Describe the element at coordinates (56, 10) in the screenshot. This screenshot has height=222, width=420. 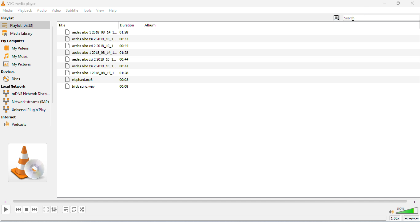
I see `video` at that location.